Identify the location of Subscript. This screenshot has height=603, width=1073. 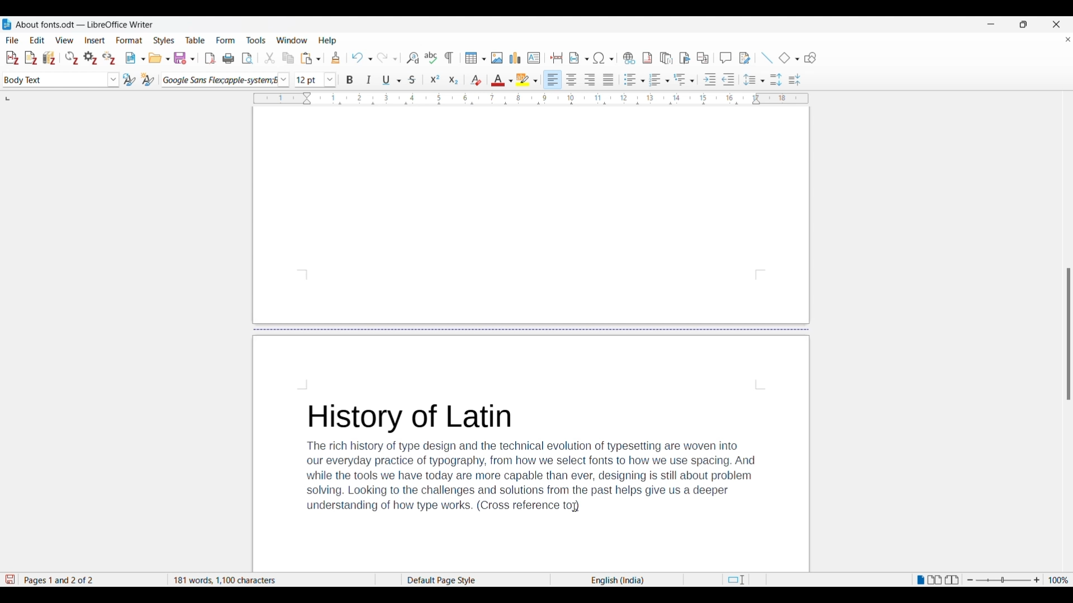
(454, 80).